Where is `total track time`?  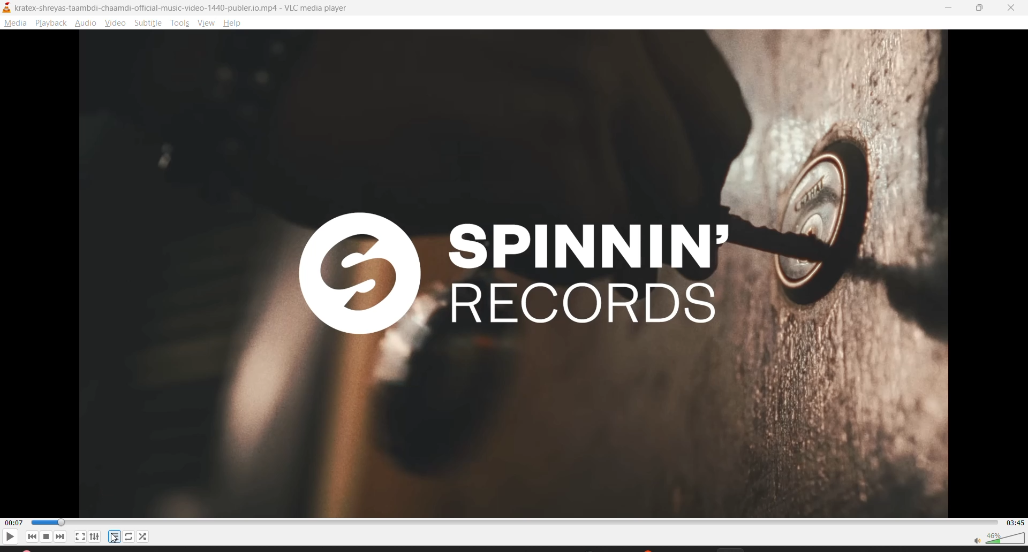
total track time is located at coordinates (1012, 523).